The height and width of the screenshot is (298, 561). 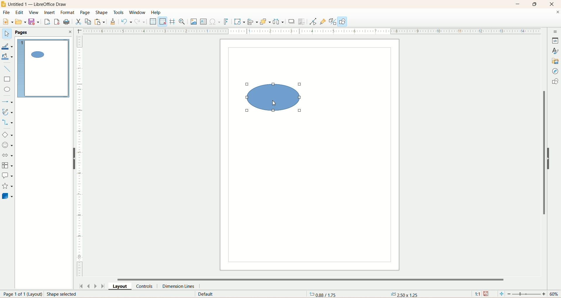 I want to click on hide, so click(x=550, y=158).